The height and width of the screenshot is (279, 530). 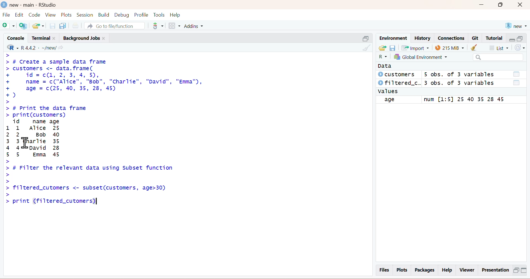 What do you see at coordinates (450, 48) in the screenshot?
I see `107 MB` at bounding box center [450, 48].